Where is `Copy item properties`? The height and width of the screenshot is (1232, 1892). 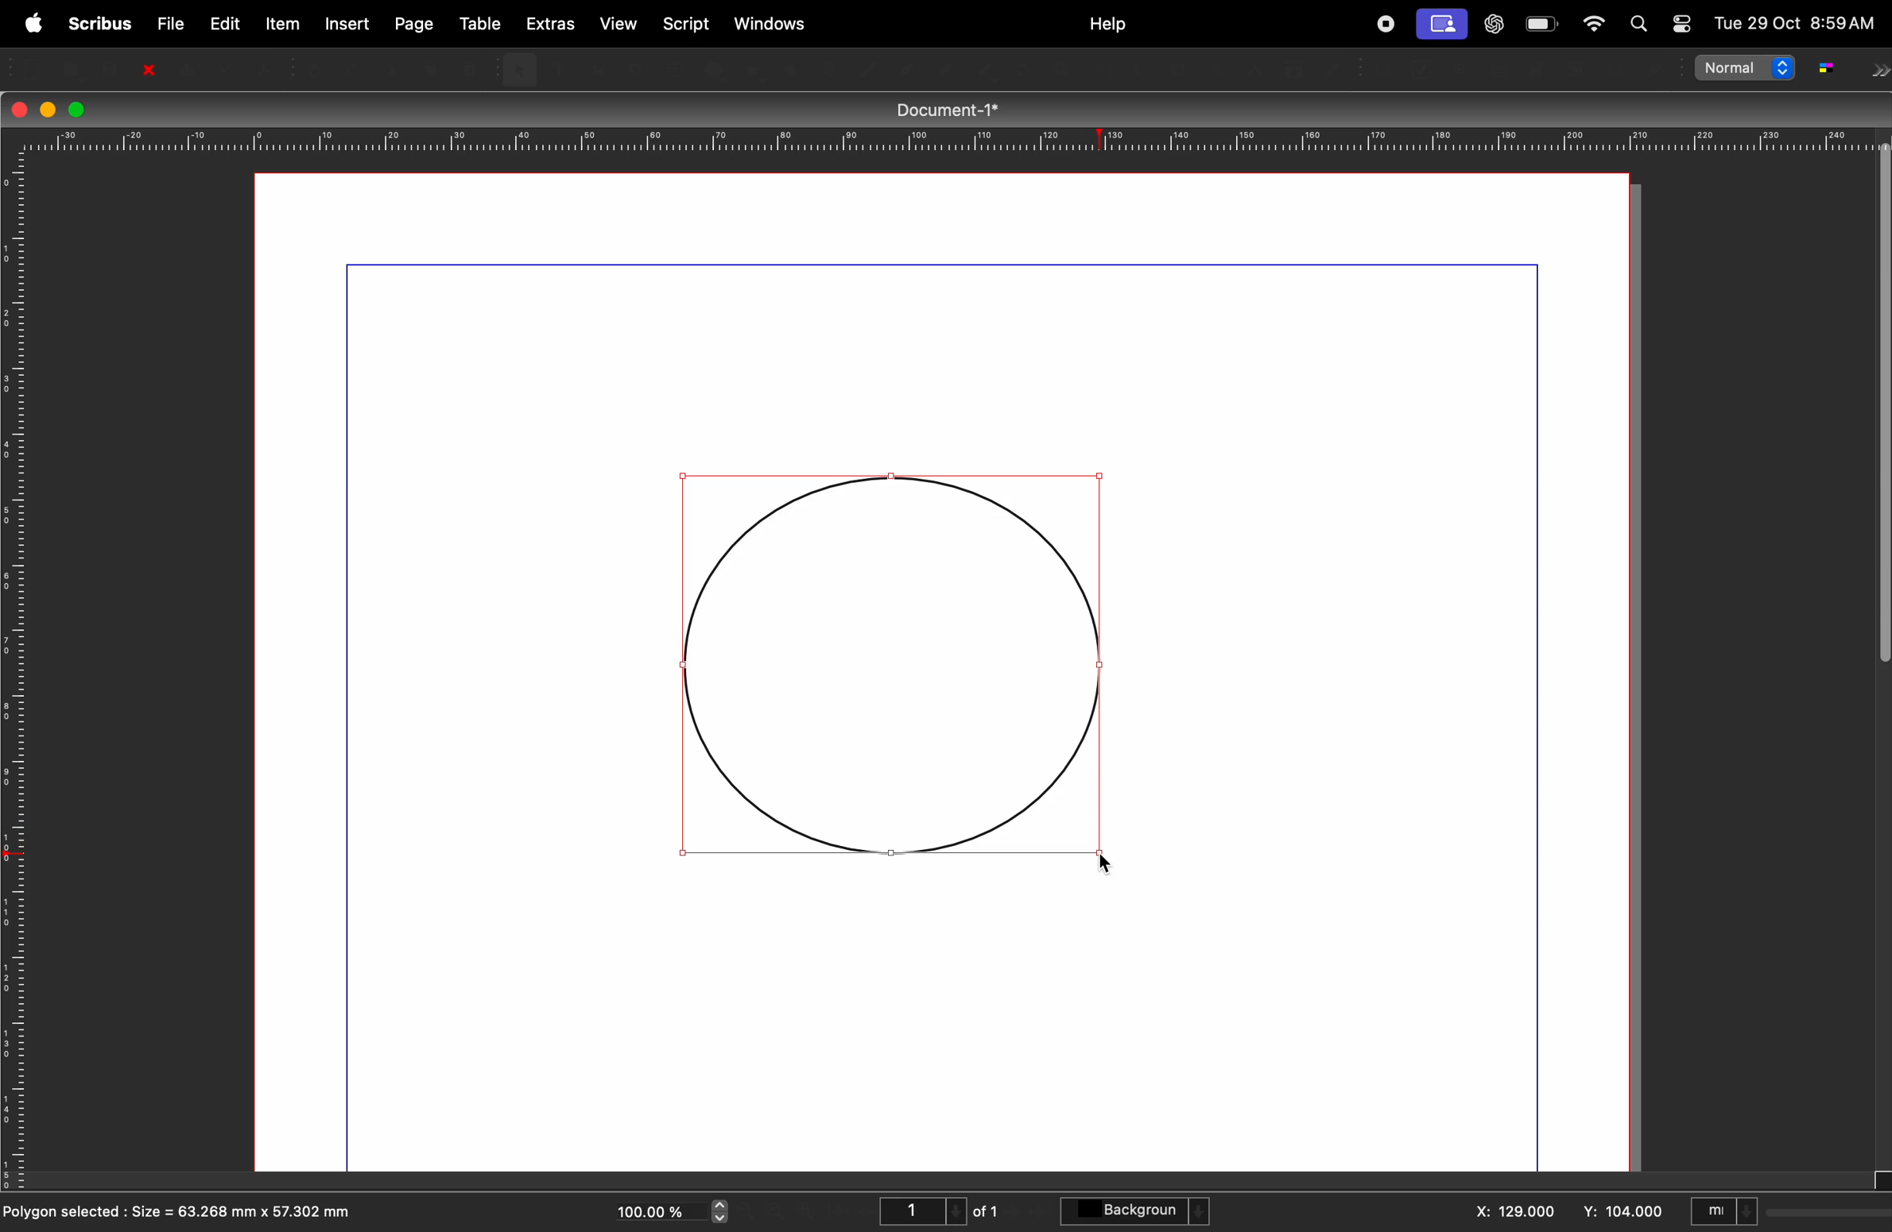 Copy item properties is located at coordinates (1293, 69).